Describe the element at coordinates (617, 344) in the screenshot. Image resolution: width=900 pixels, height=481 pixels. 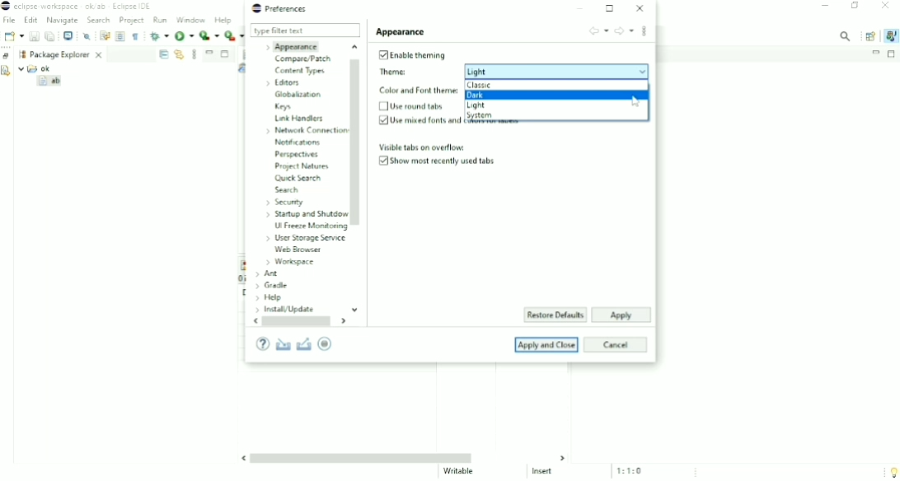
I see `Cancel` at that location.